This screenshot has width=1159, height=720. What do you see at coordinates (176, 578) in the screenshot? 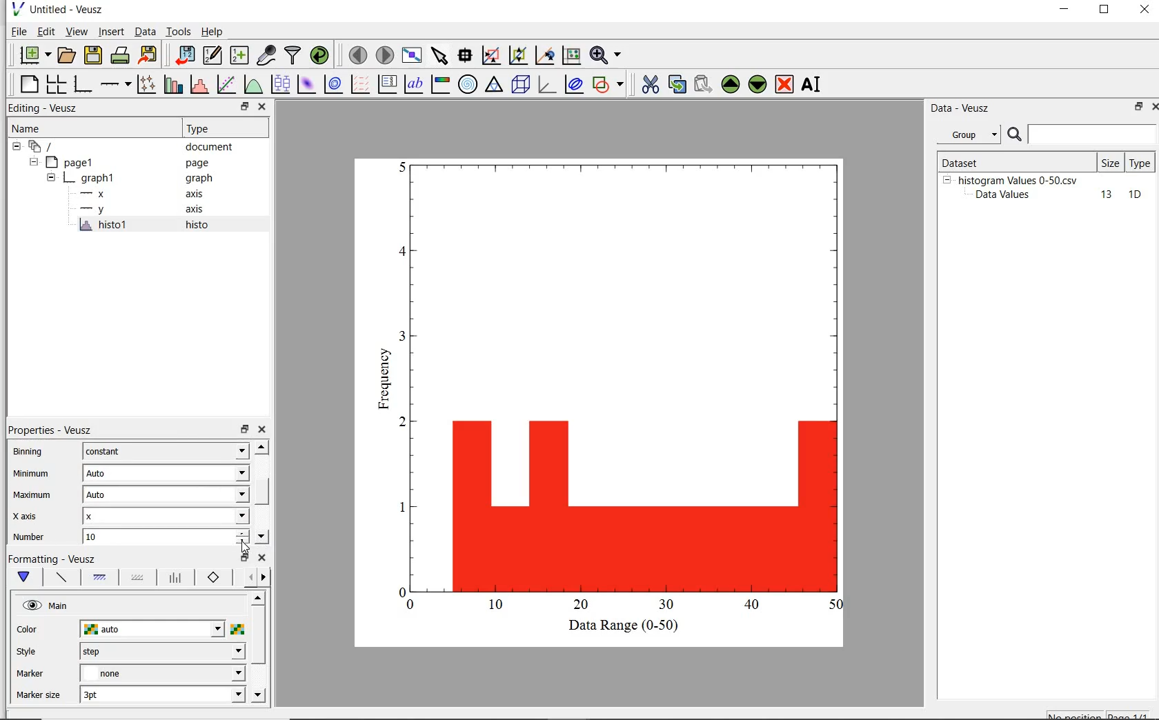
I see `post line` at bounding box center [176, 578].